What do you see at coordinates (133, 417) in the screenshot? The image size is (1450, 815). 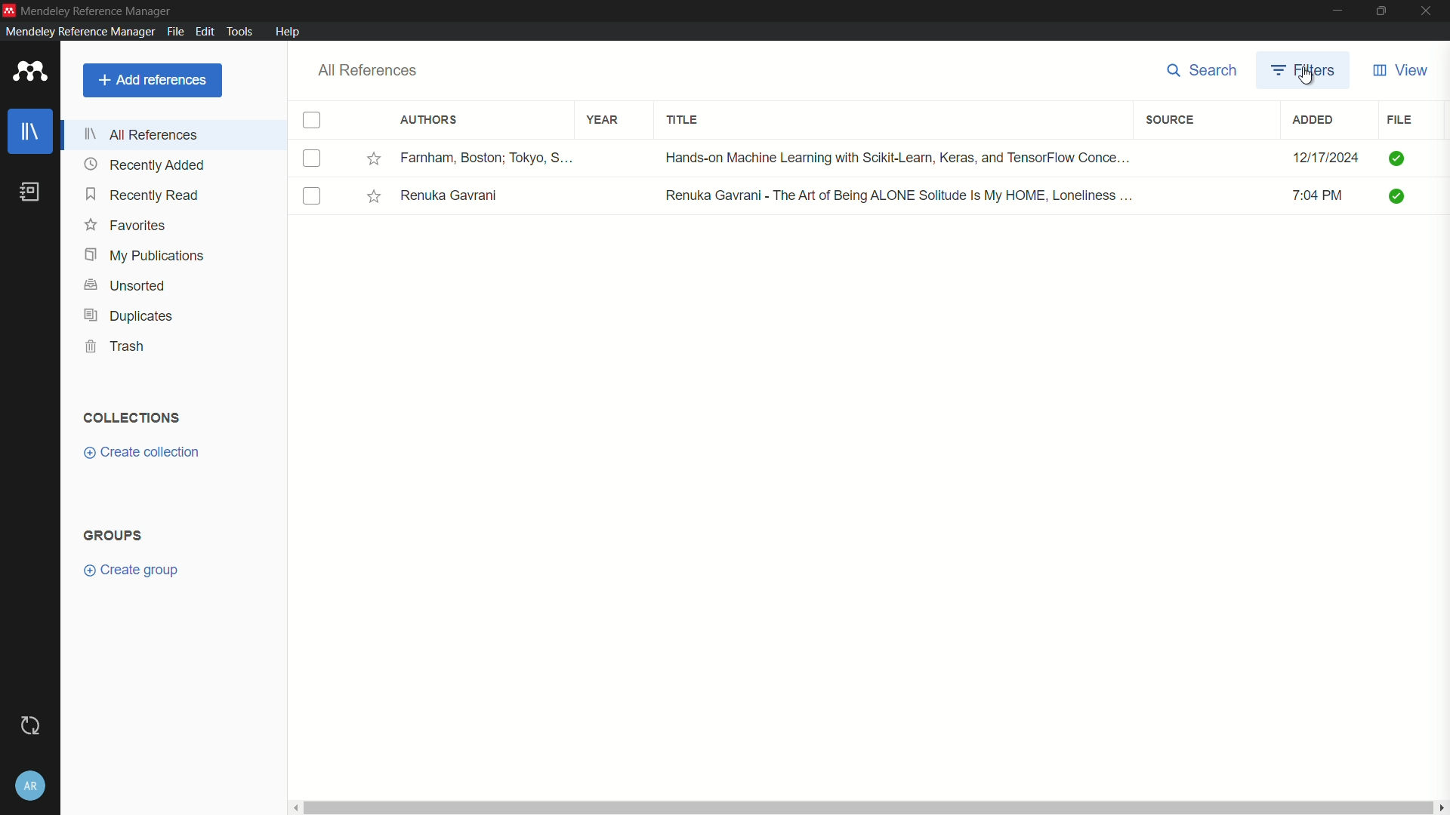 I see `collections` at bounding box center [133, 417].